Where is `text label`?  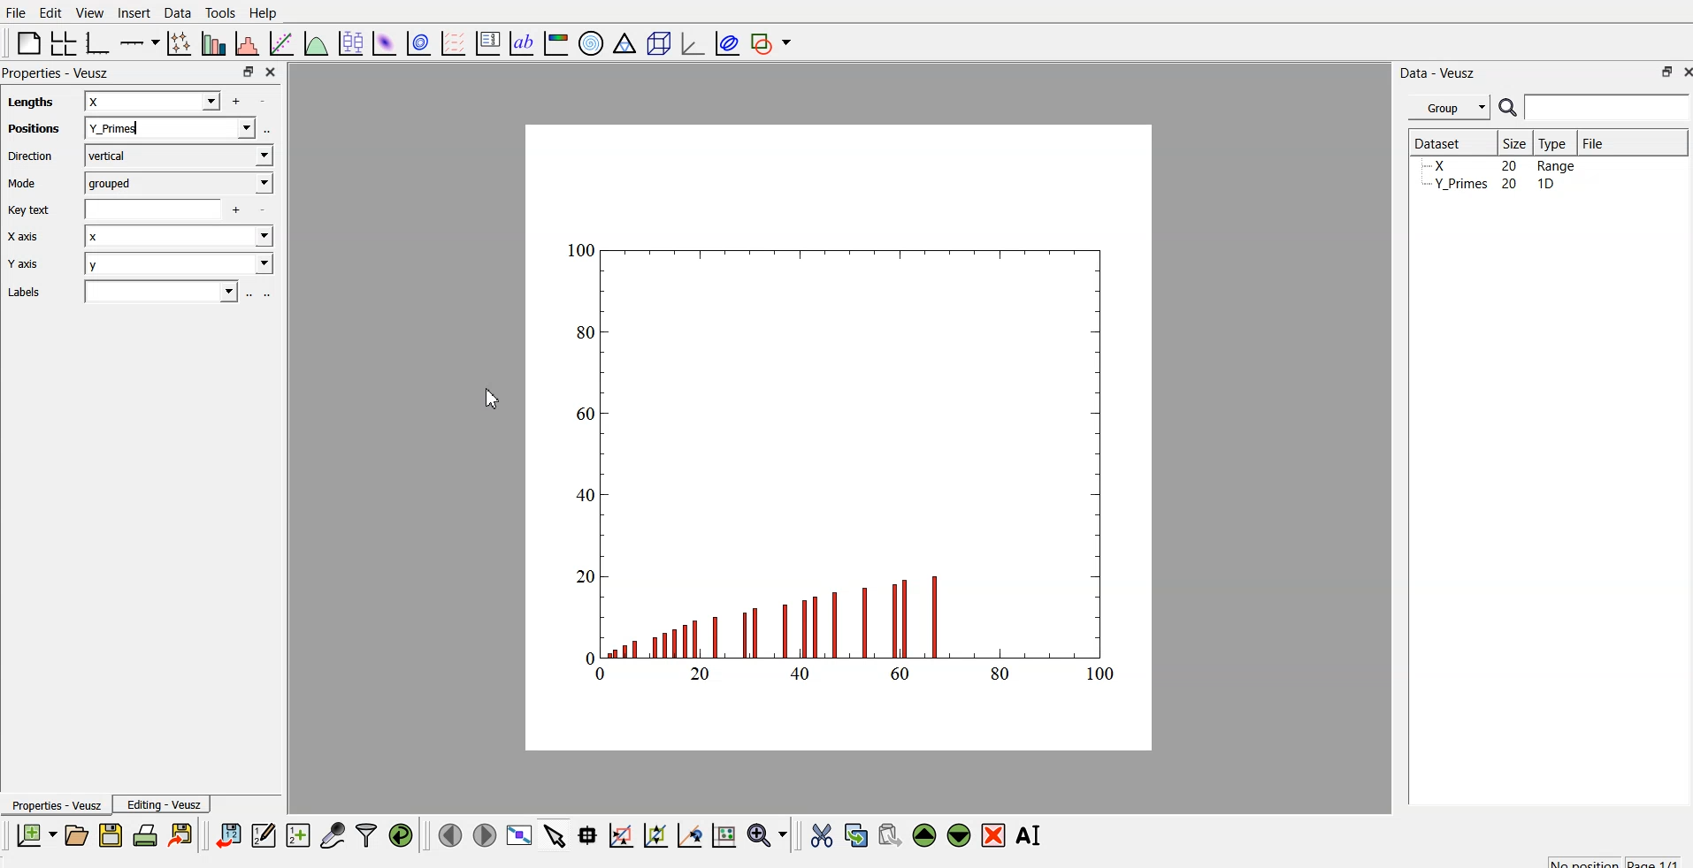
text label is located at coordinates (519, 43).